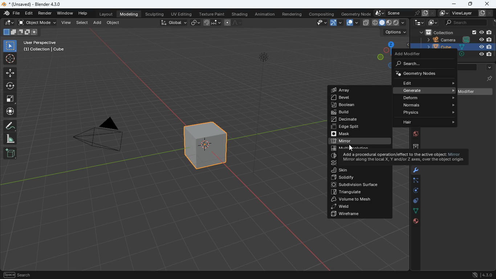 The height and width of the screenshot is (279, 496). I want to click on viewlayer, so click(456, 14).